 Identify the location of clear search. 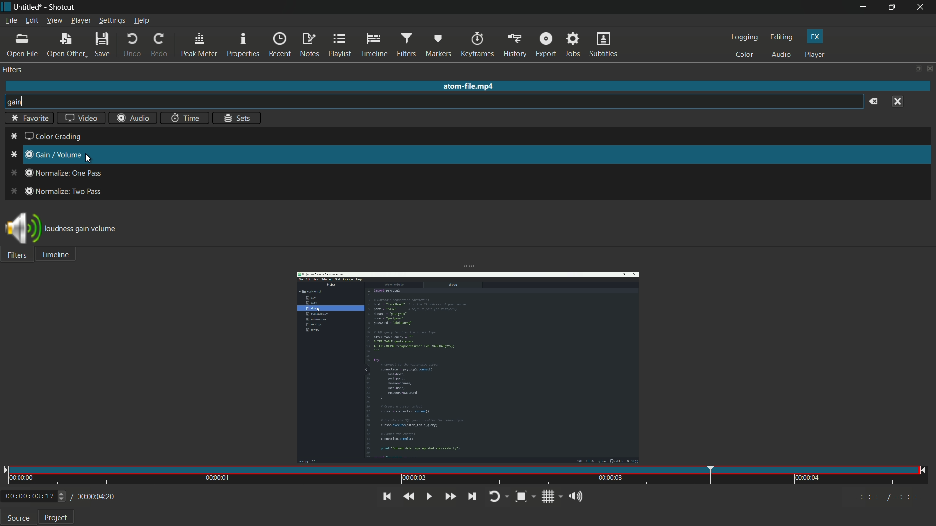
(874, 102).